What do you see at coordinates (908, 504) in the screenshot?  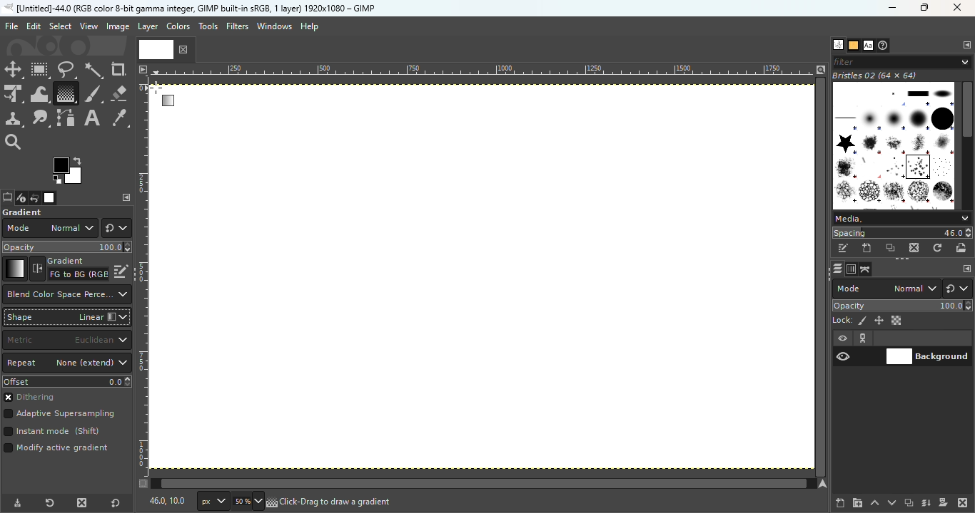 I see `Create a duplicate of the layer and add it to the image` at bounding box center [908, 504].